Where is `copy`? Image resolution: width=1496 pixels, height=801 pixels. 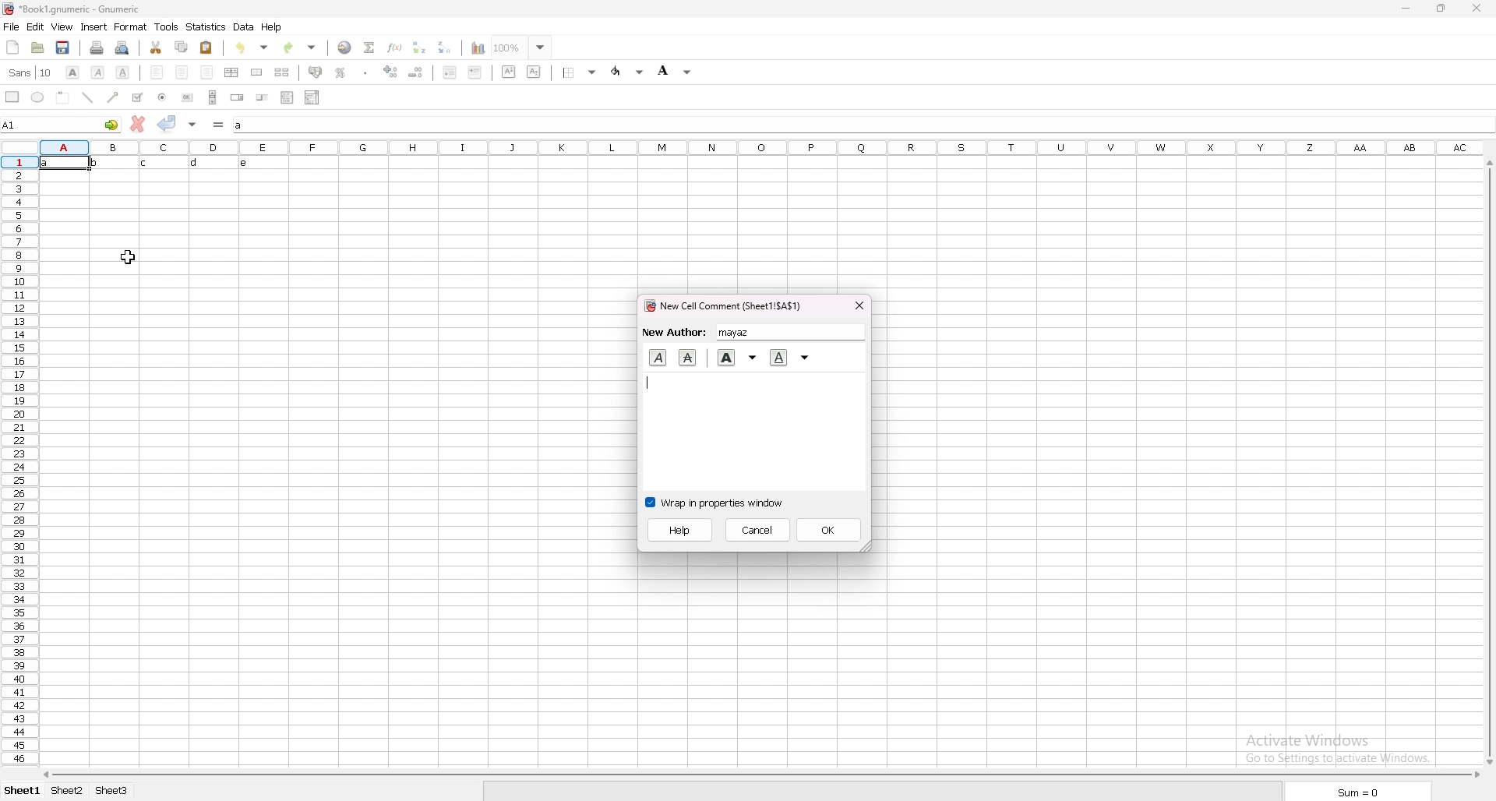
copy is located at coordinates (182, 46).